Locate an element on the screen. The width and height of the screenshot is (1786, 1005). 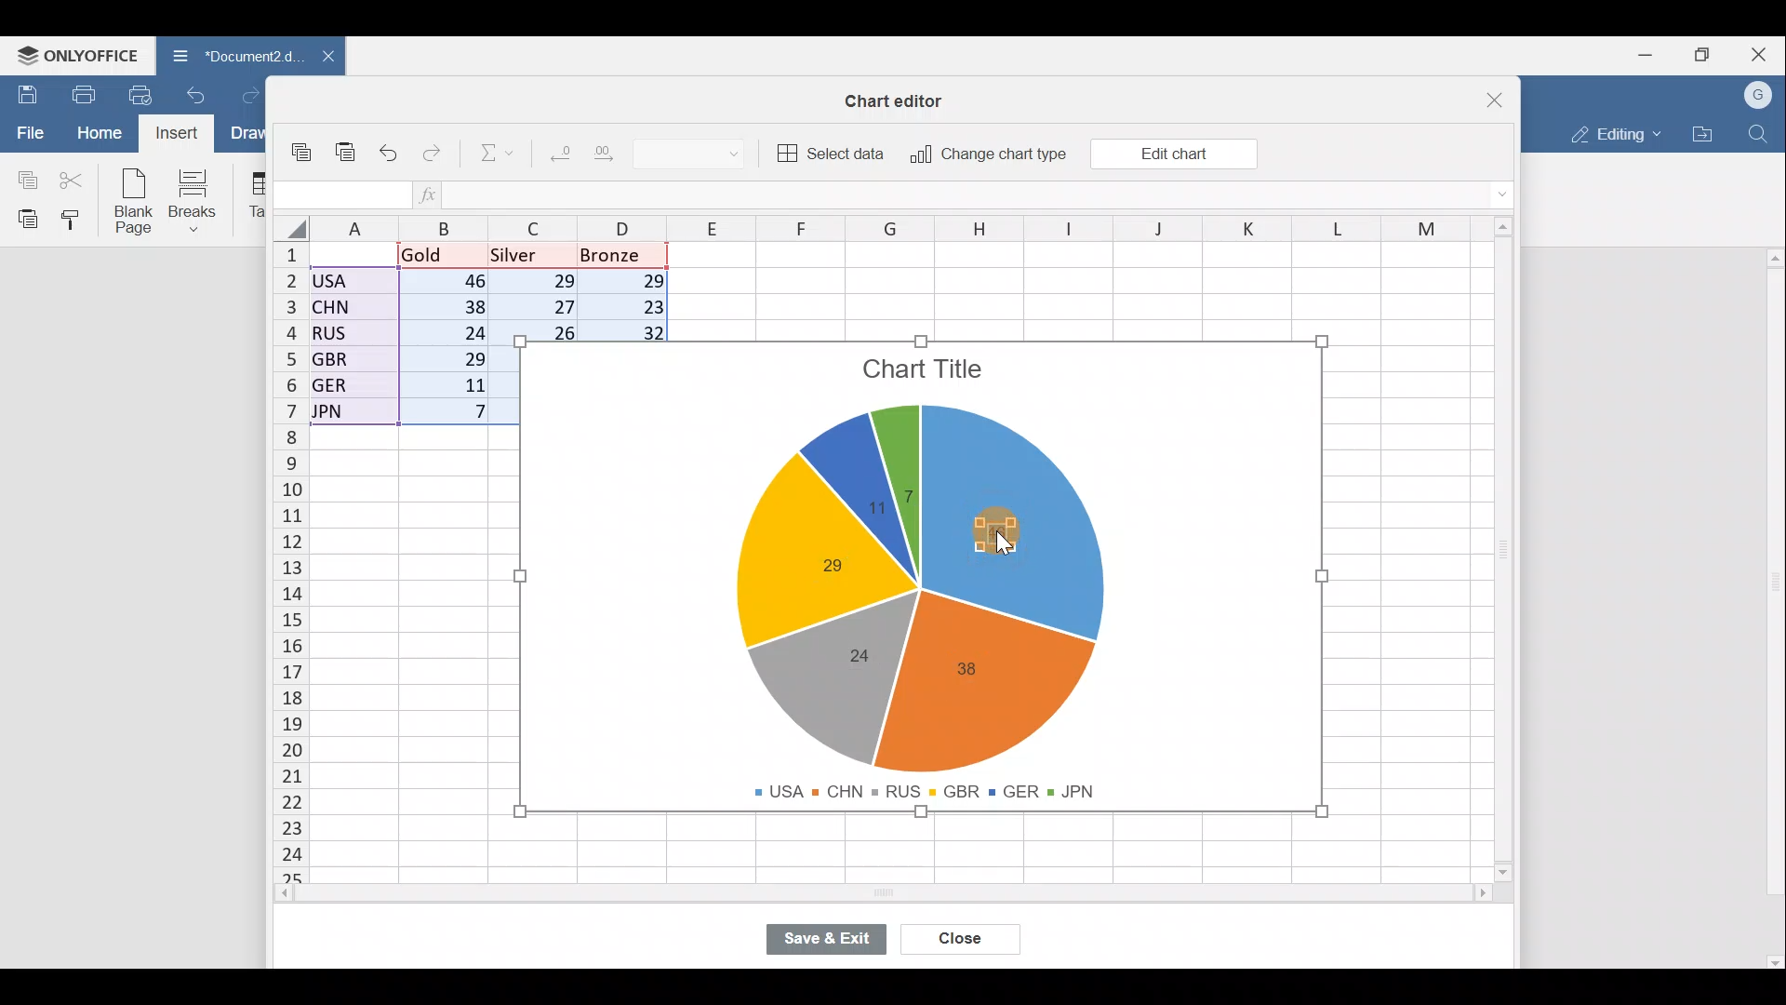
Account name is located at coordinates (1759, 96).